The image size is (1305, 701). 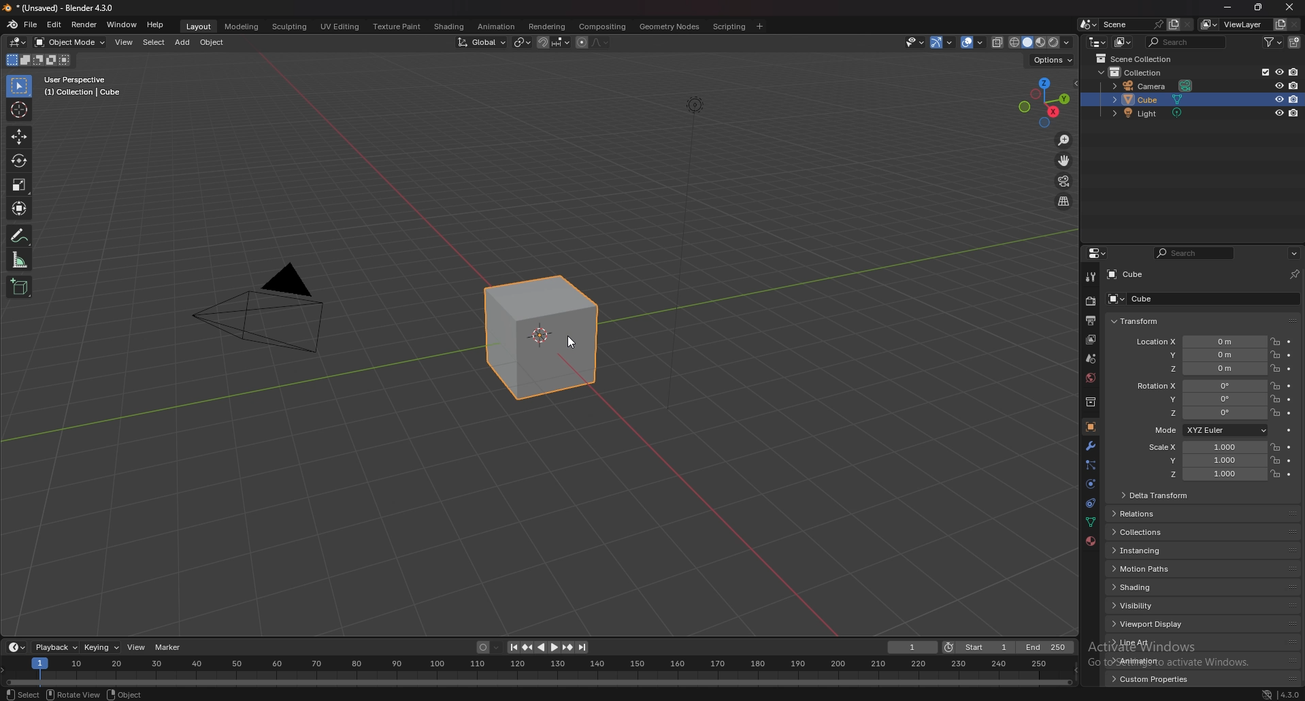 What do you see at coordinates (731, 27) in the screenshot?
I see `scripting` at bounding box center [731, 27].